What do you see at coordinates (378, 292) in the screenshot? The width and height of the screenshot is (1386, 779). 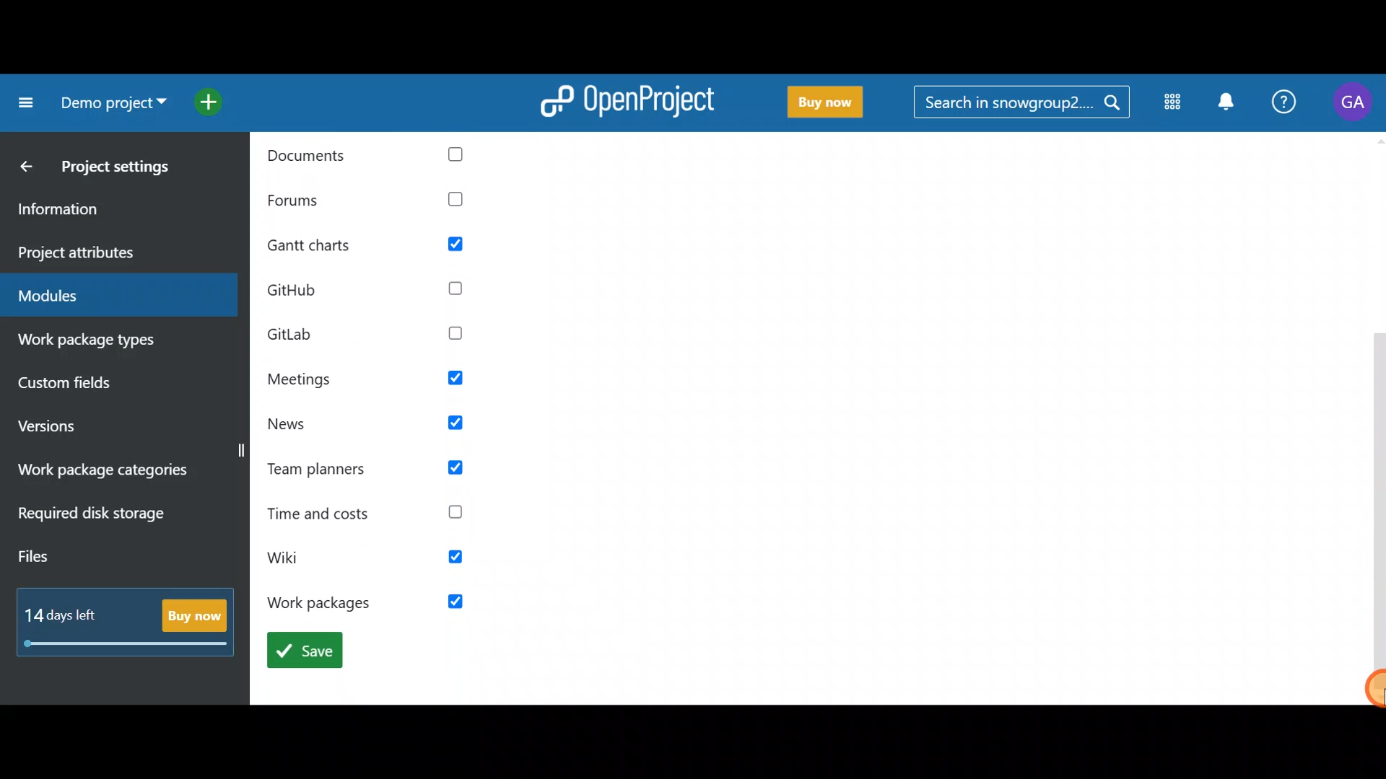 I see `github` at bounding box center [378, 292].